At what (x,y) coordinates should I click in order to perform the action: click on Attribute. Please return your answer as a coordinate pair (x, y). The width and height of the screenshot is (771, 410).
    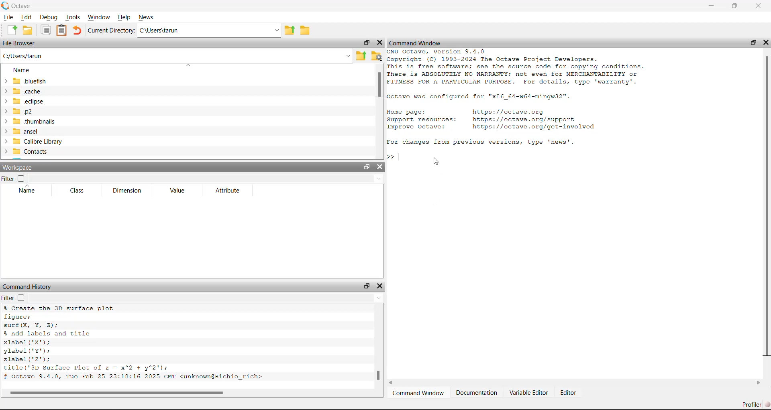
    Looking at the image, I should click on (228, 190).